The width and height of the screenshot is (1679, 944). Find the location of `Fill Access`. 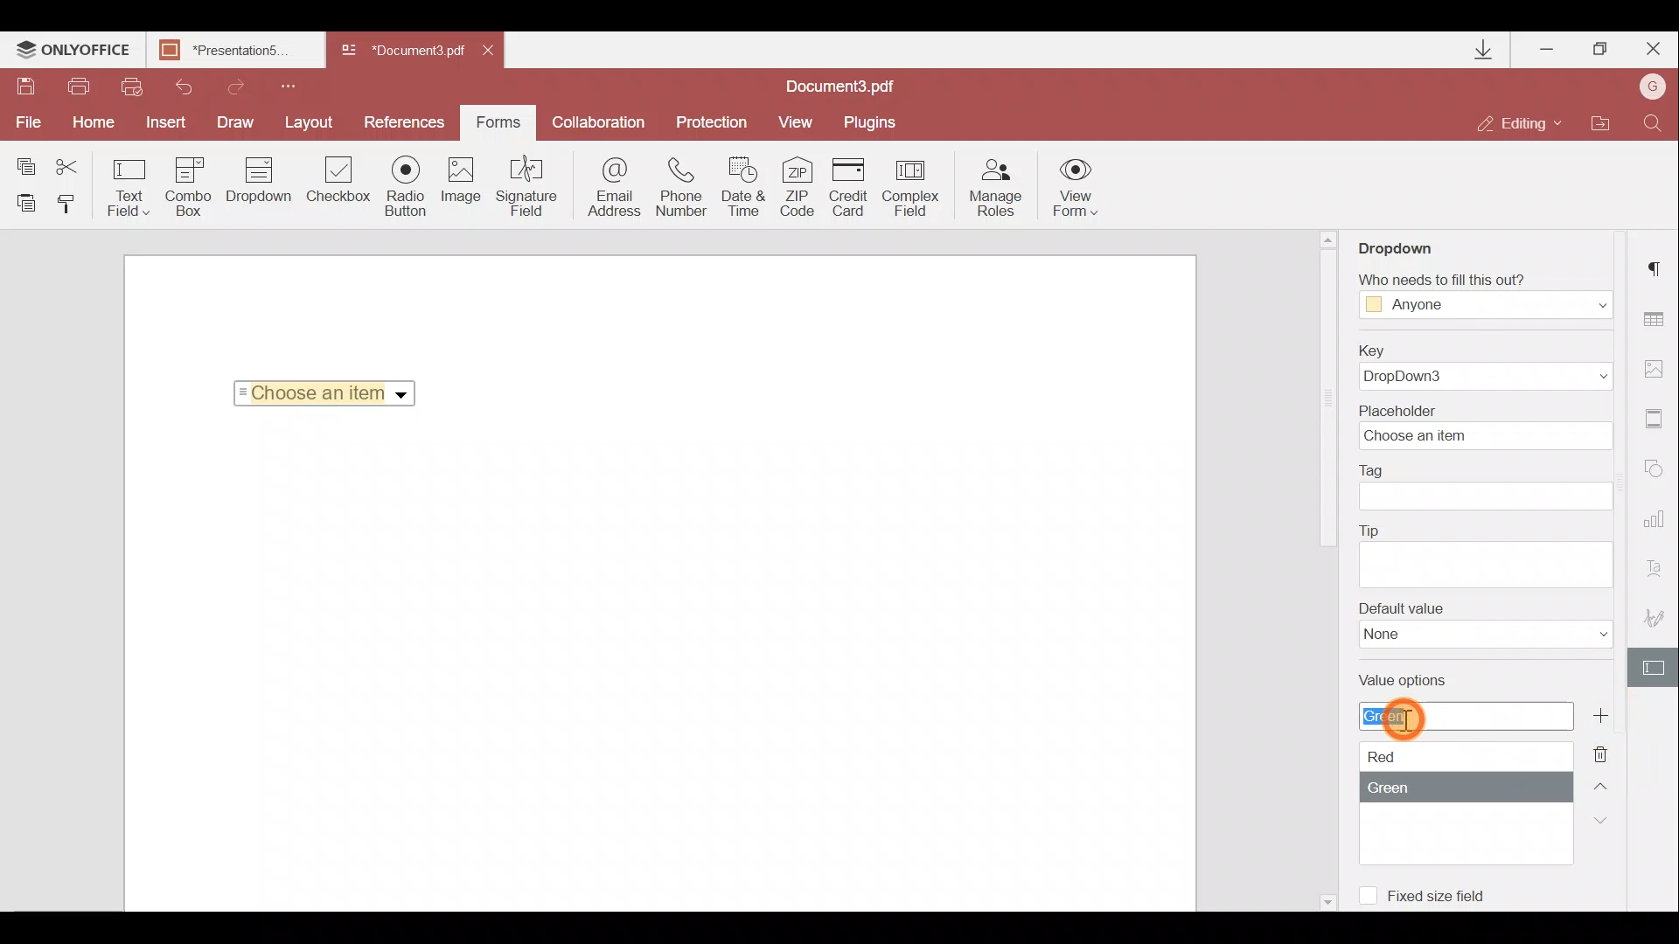

Fill Access is located at coordinates (1481, 296).